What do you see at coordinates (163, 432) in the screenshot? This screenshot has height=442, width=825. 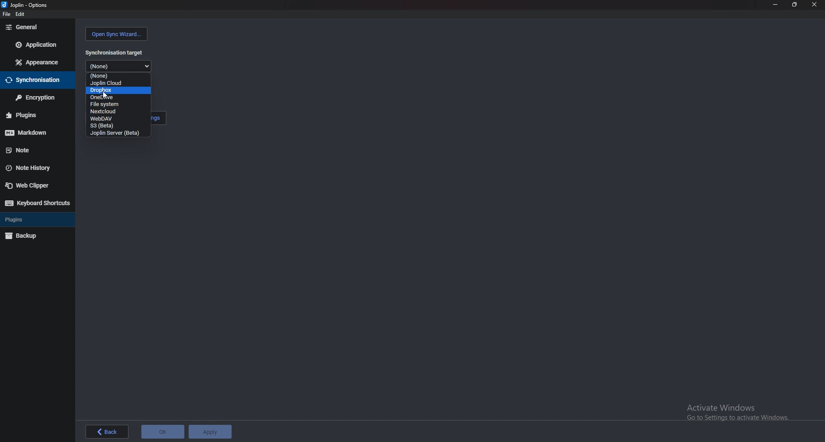 I see `ok` at bounding box center [163, 432].